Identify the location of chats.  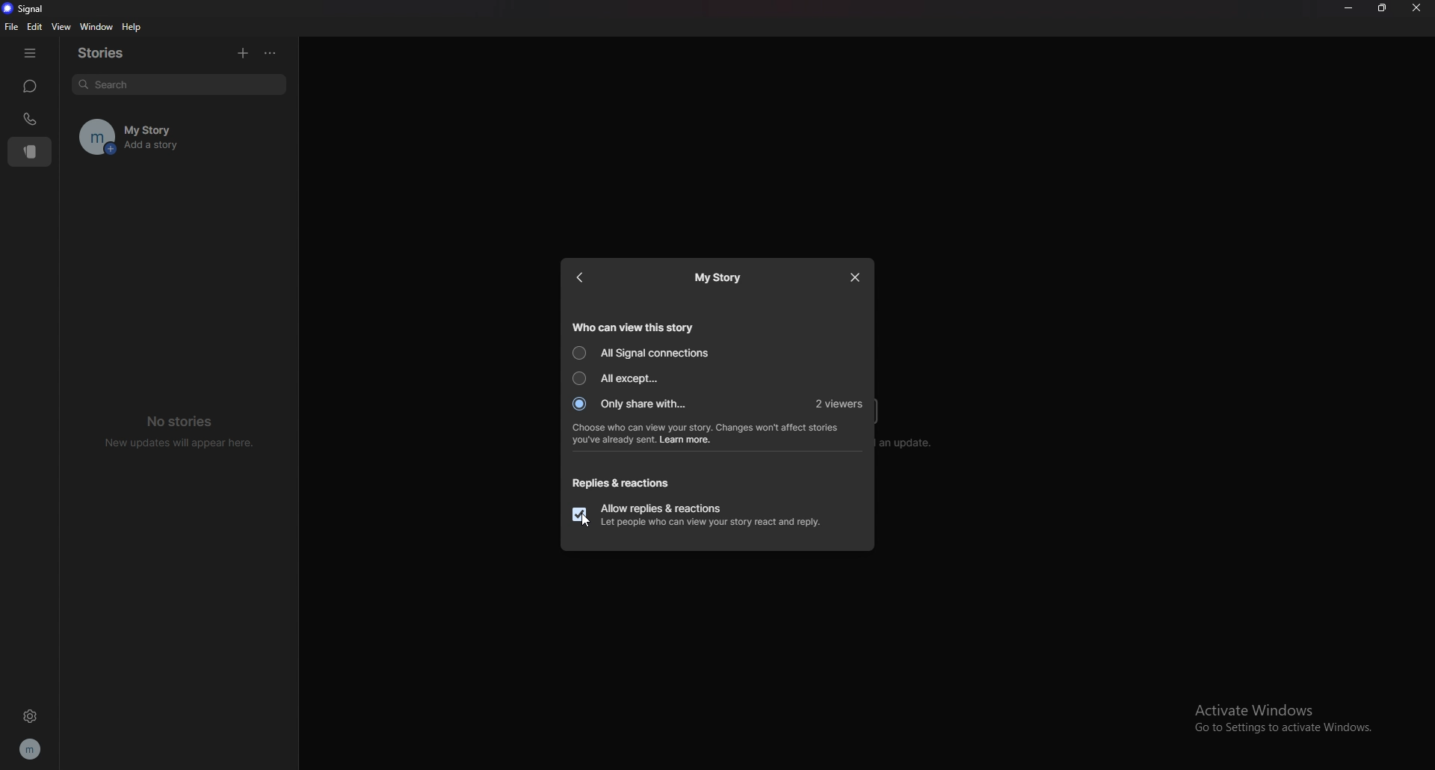
(31, 87).